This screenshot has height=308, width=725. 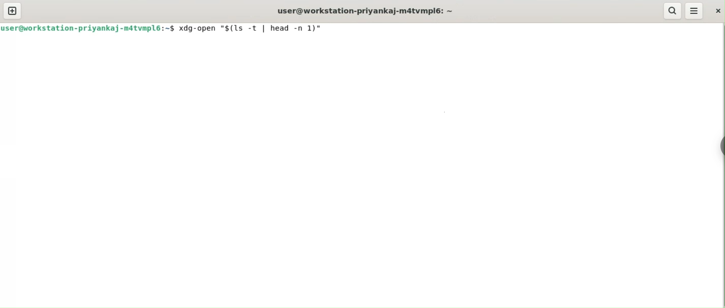 What do you see at coordinates (253, 28) in the screenshot?
I see `command` at bounding box center [253, 28].